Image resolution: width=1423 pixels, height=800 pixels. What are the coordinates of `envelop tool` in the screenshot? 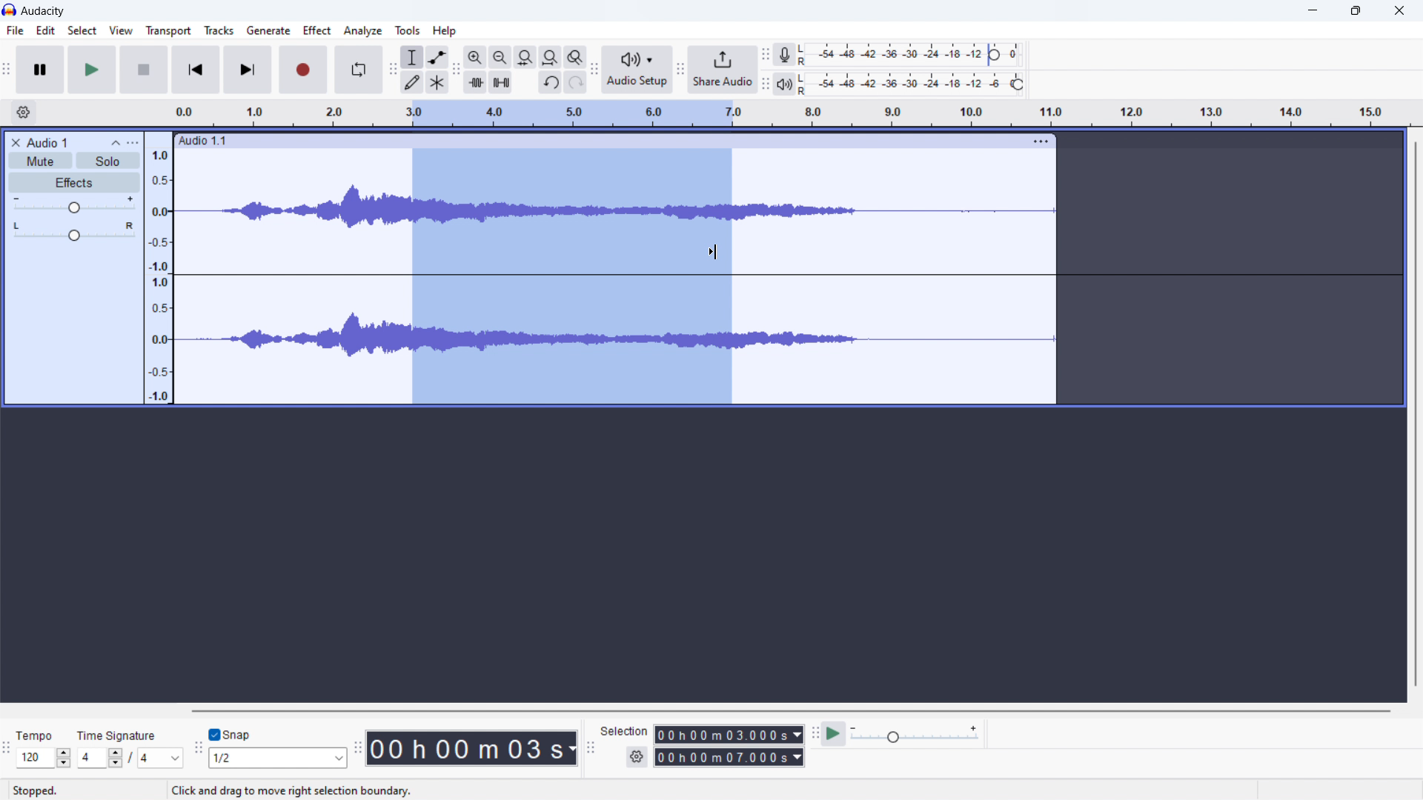 It's located at (437, 57).